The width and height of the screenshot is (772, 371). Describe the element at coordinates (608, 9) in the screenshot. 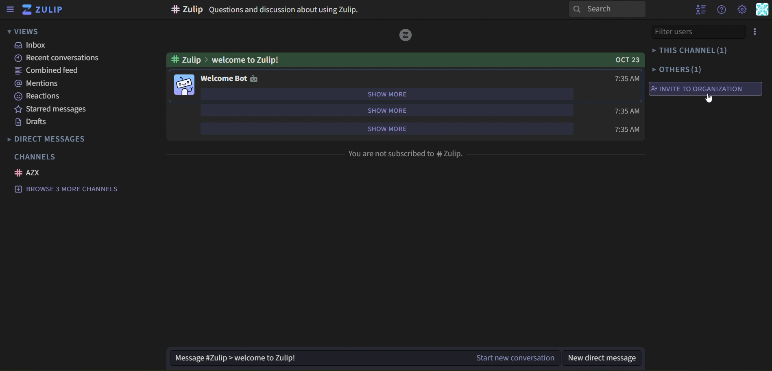

I see `search` at that location.